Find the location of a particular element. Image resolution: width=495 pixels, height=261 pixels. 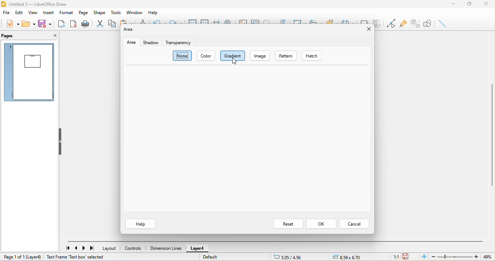

layer 4 is located at coordinates (35, 257).